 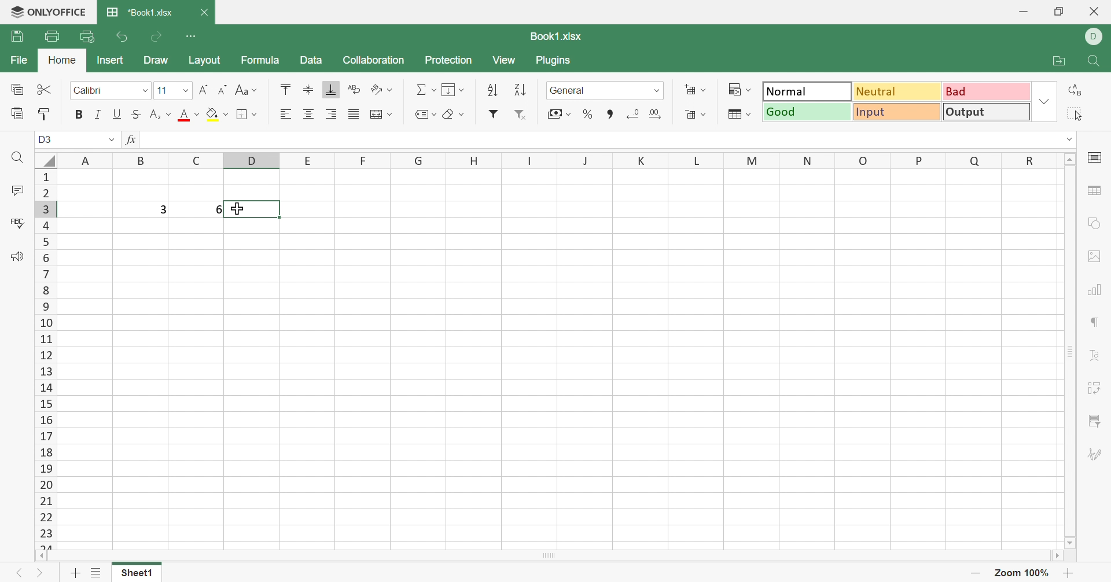 What do you see at coordinates (164, 208) in the screenshot?
I see `3` at bounding box center [164, 208].